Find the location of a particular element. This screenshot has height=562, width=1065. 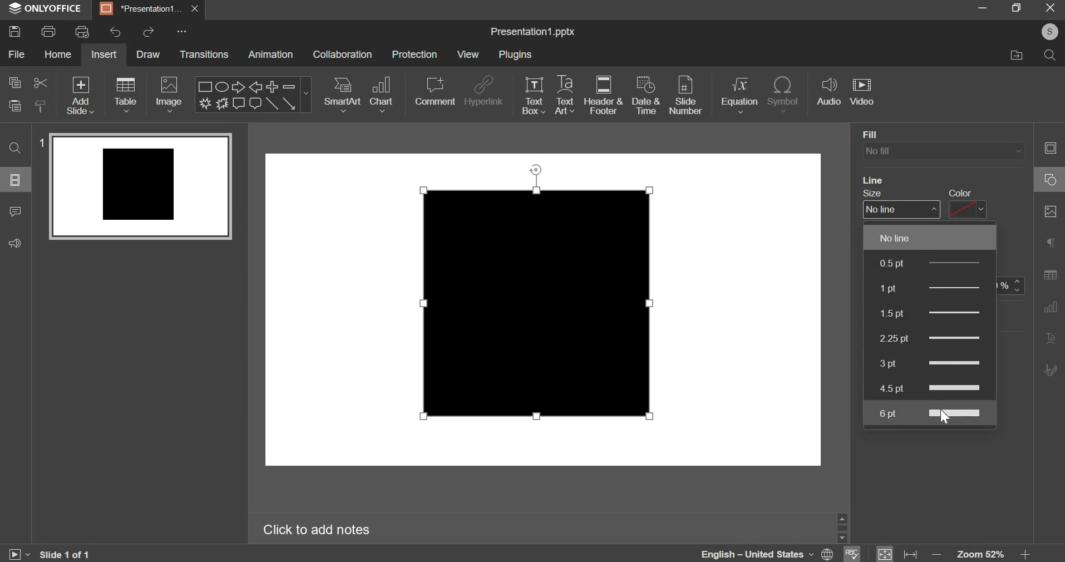

file is located at coordinates (16, 53).